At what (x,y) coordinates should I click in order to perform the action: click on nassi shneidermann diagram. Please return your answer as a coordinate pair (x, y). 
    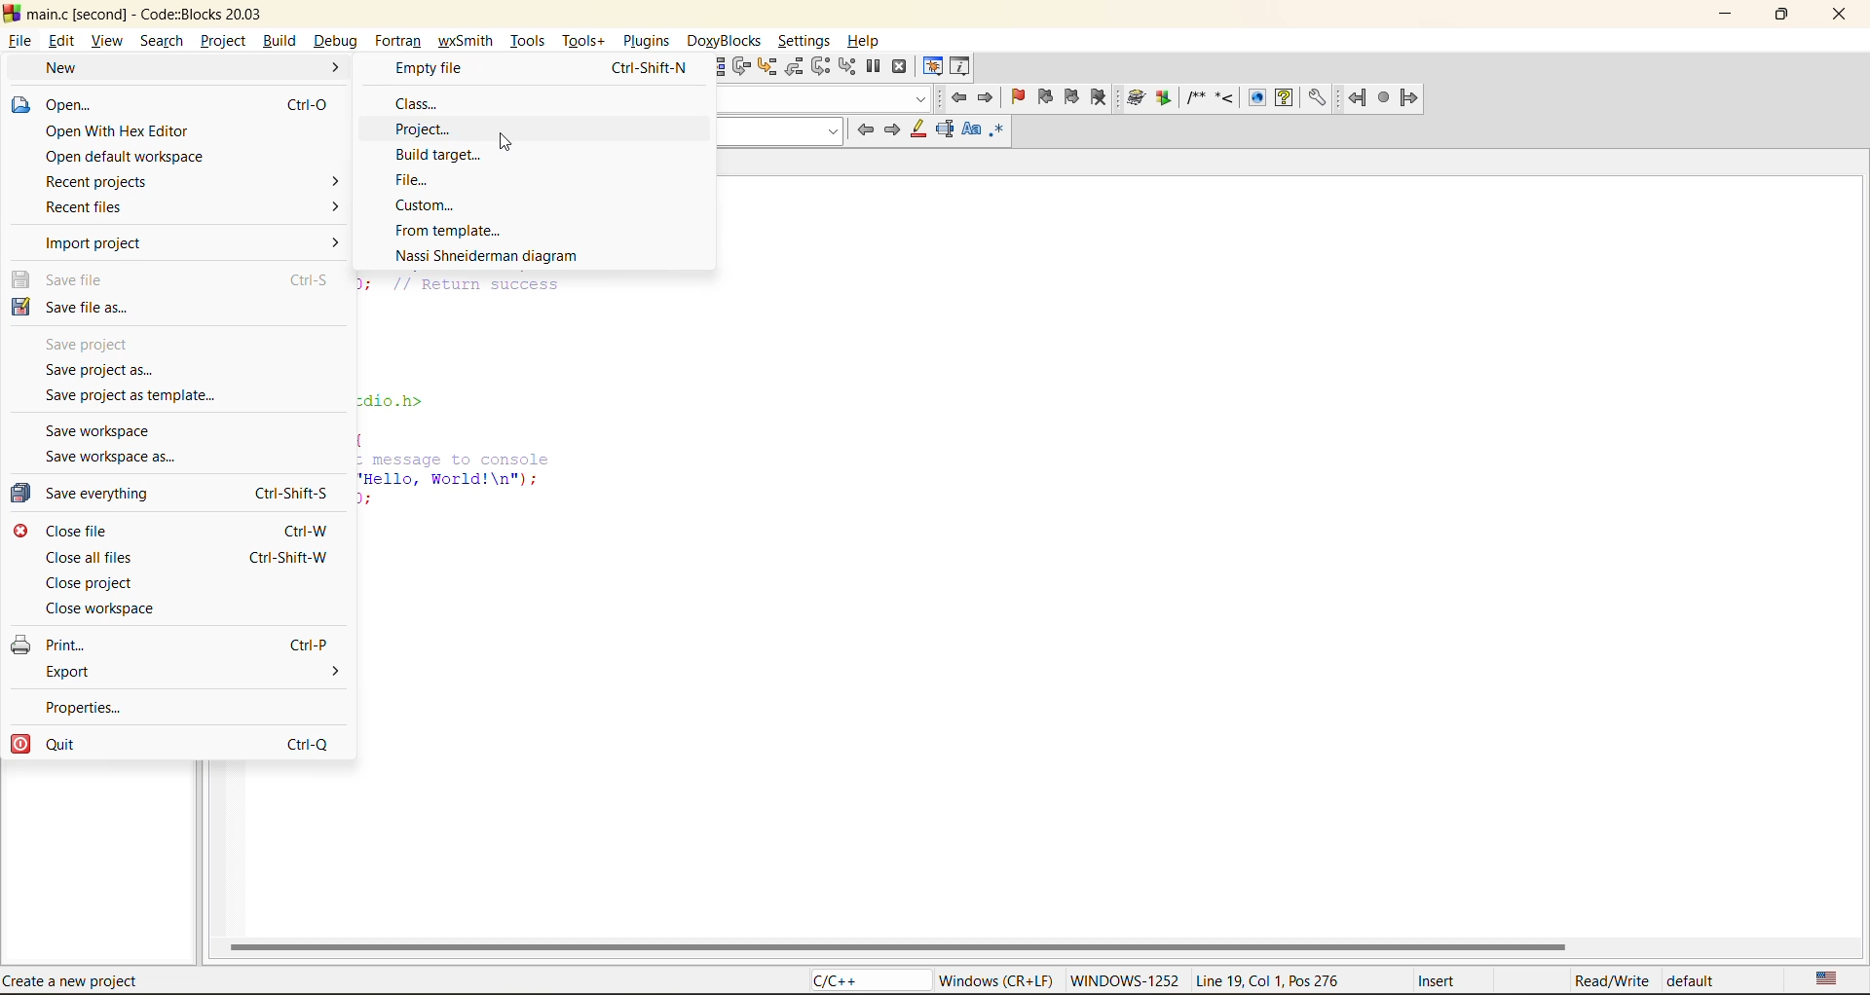
    Looking at the image, I should click on (487, 256).